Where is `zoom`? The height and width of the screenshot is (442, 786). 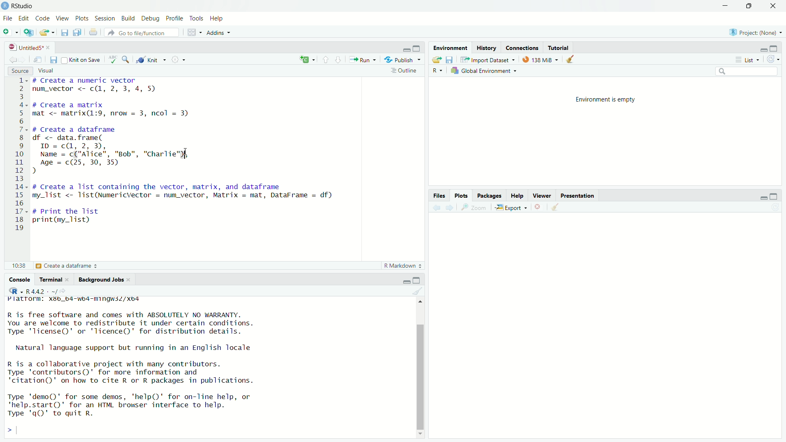
zoom is located at coordinates (474, 208).